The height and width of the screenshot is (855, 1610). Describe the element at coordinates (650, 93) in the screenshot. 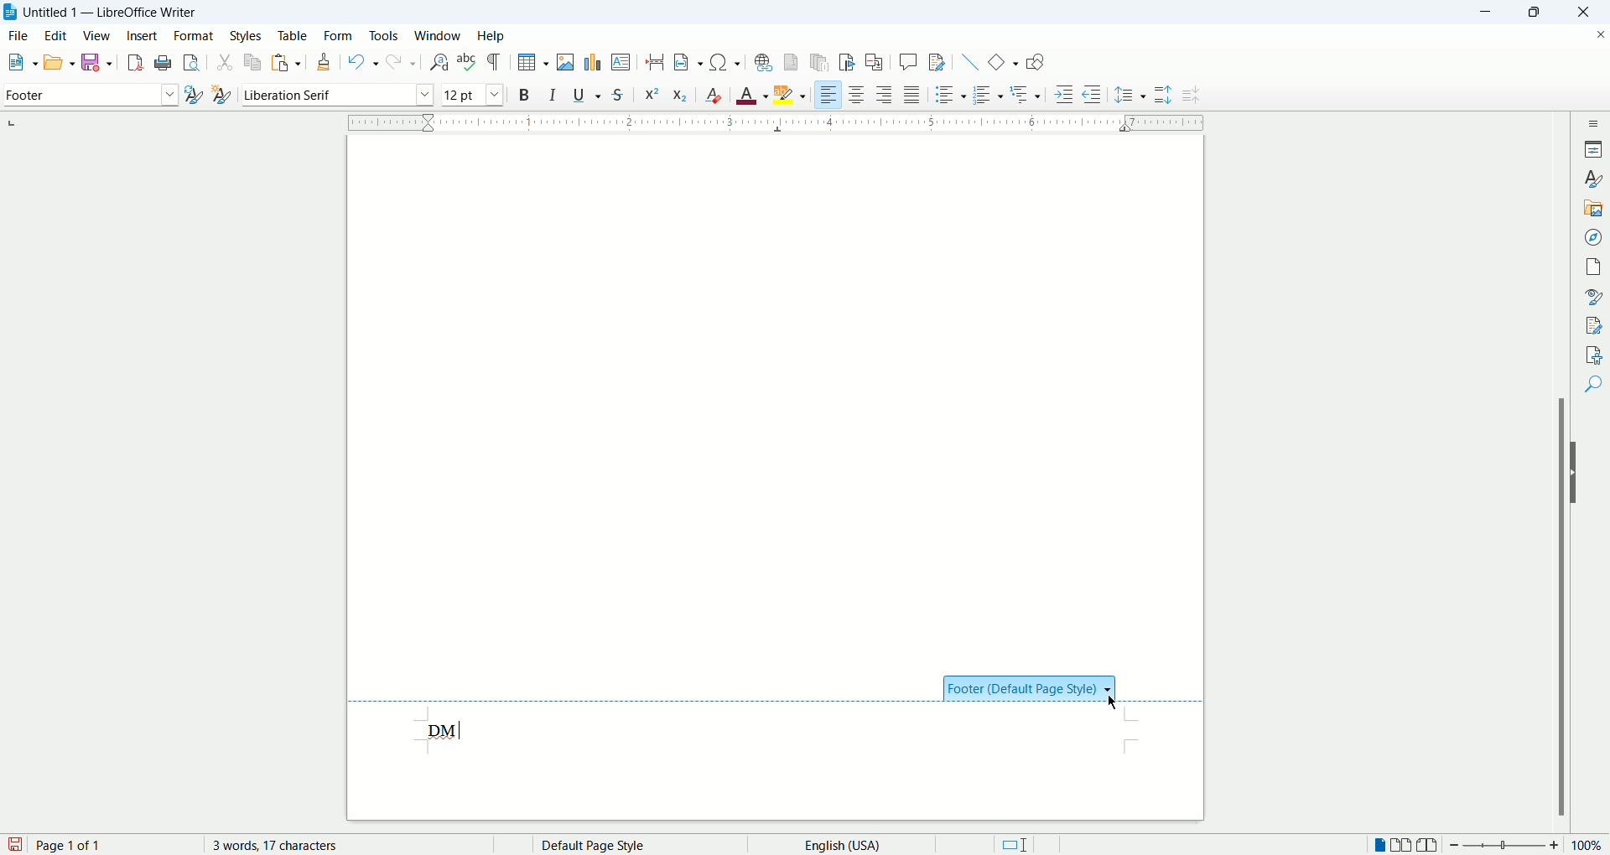

I see `superscript` at that location.